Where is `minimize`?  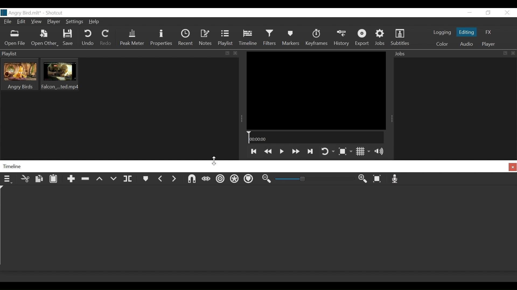
minimize is located at coordinates (470, 13).